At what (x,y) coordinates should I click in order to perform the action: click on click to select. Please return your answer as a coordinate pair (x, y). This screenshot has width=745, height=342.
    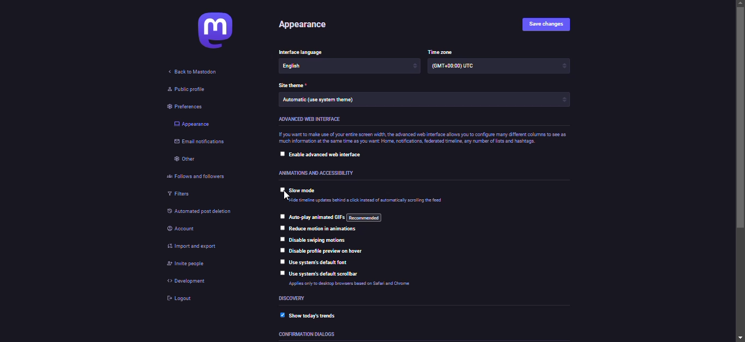
    Looking at the image, I should click on (283, 260).